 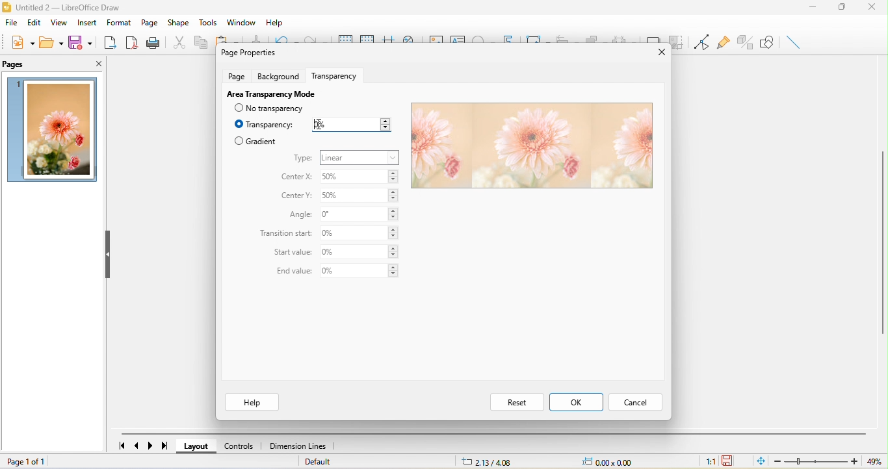 I want to click on start value, so click(x=293, y=253).